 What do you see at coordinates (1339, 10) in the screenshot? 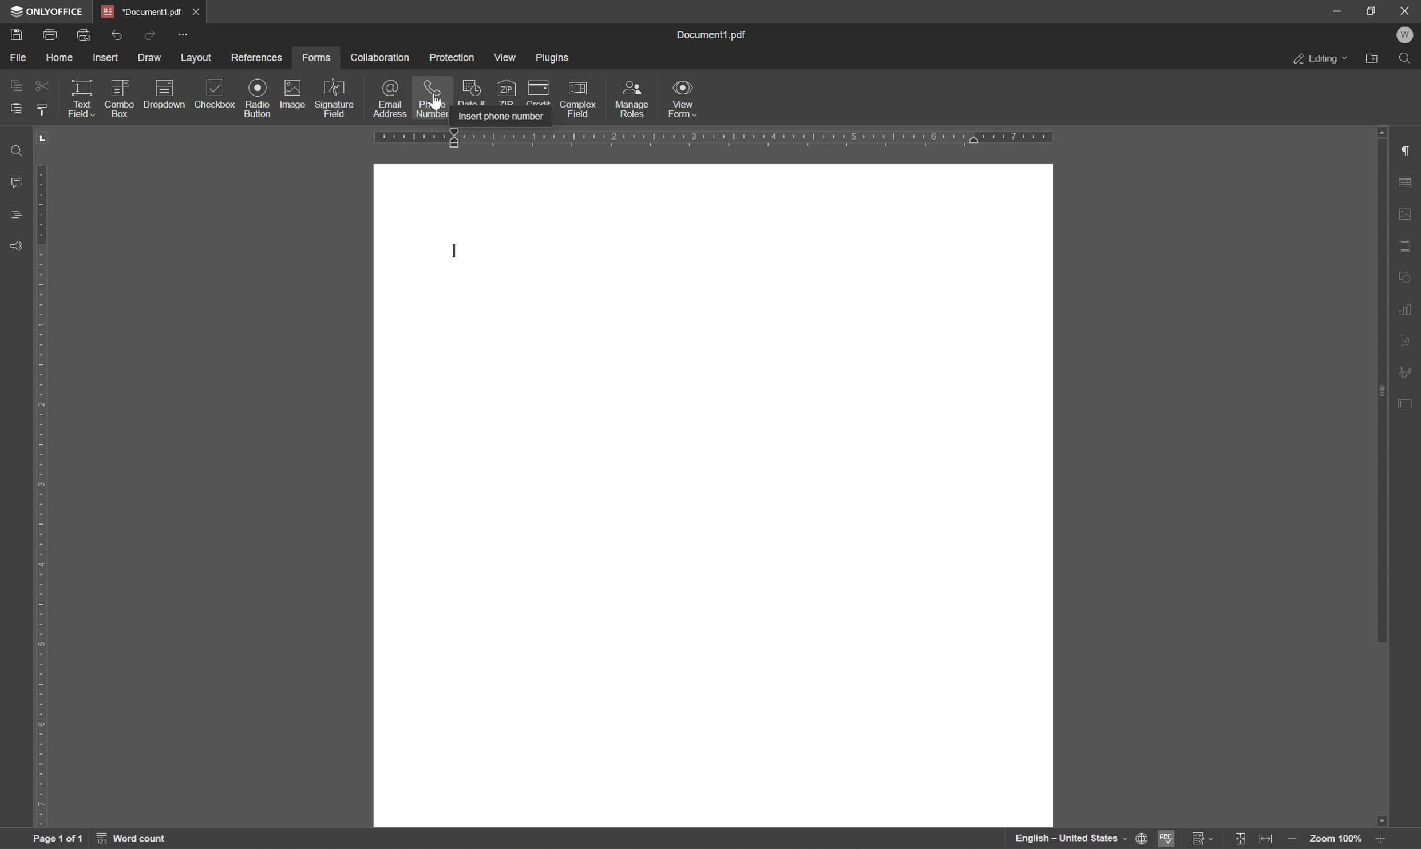
I see `minimize` at bounding box center [1339, 10].